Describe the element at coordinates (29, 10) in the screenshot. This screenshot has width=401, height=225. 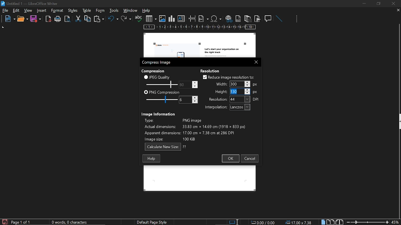
I see `view` at that location.